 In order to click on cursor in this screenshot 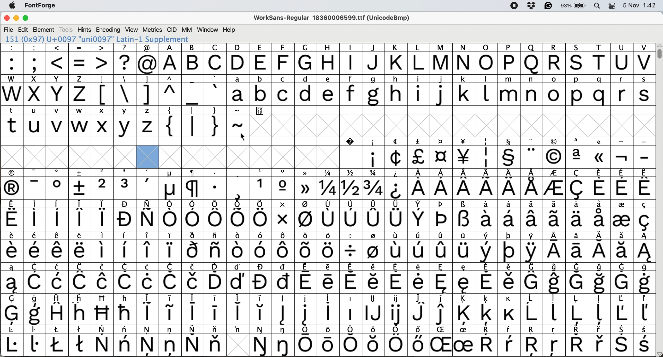, I will do `click(243, 136)`.